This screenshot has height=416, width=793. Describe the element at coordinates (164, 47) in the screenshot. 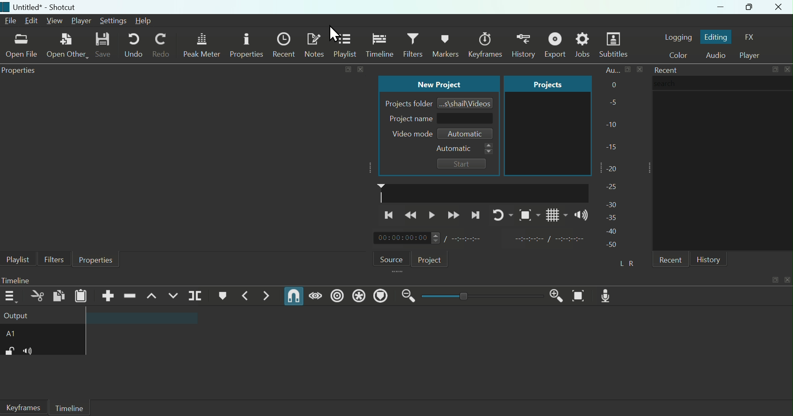

I see `Redo` at that location.